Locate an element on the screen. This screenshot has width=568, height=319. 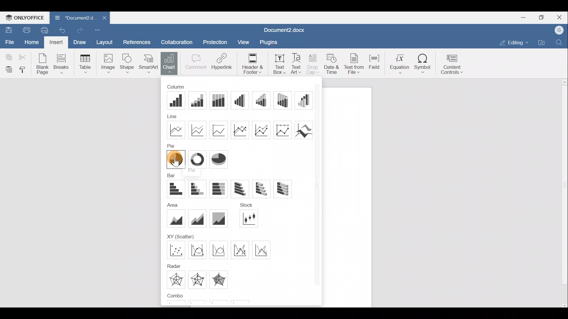
Quick print is located at coordinates (45, 30).